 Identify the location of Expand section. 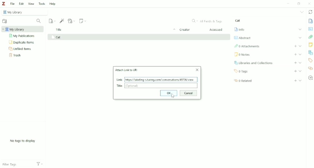
(300, 80).